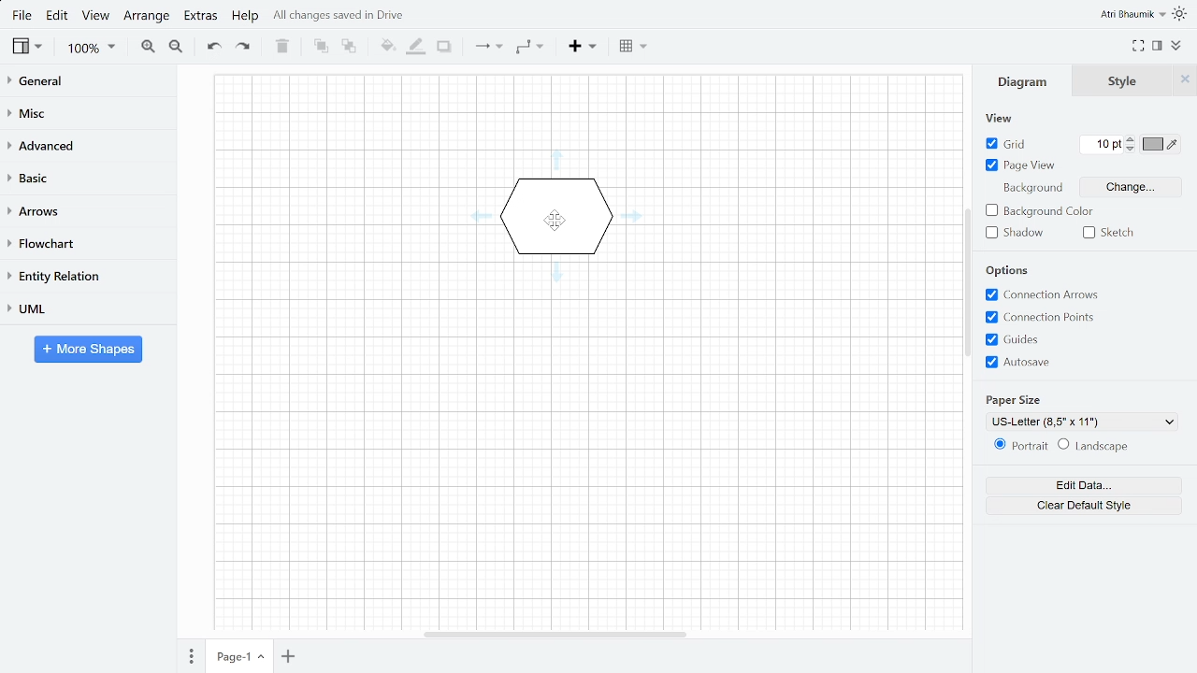 This screenshot has height=673, width=1197. What do you see at coordinates (249, 16) in the screenshot?
I see `Help` at bounding box center [249, 16].